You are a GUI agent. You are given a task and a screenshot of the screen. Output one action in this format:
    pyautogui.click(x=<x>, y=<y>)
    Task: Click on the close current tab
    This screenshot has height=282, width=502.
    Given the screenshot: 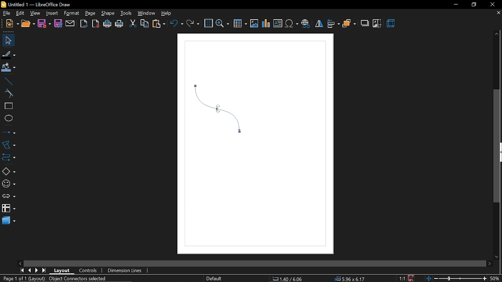 What is the action you would take?
    pyautogui.click(x=498, y=14)
    